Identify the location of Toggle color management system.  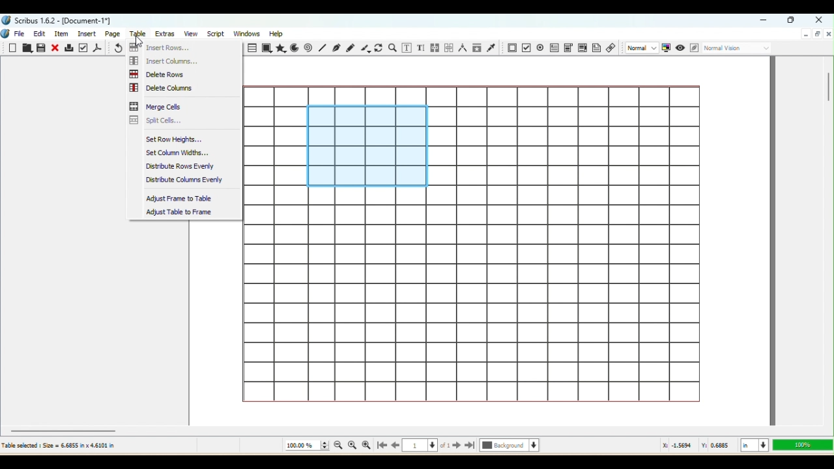
(666, 48).